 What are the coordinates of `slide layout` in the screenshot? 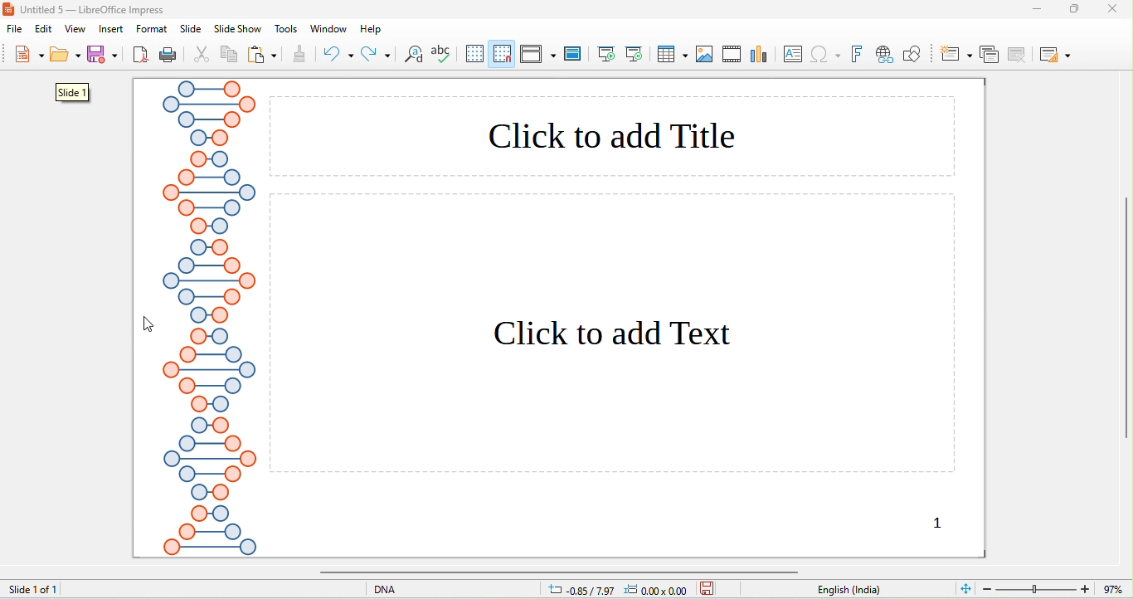 It's located at (1054, 54).